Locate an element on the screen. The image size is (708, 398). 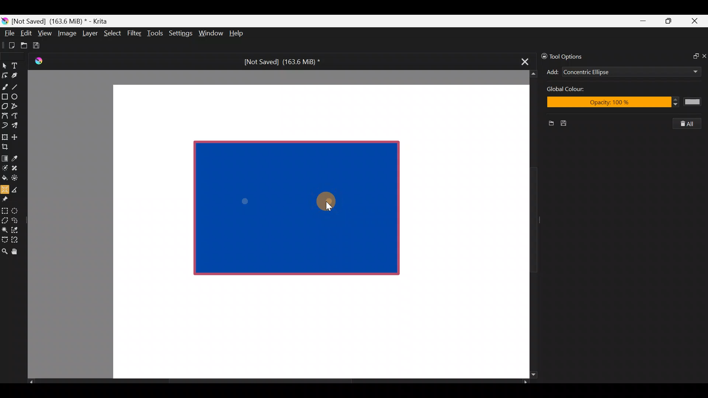
Krita Logo is located at coordinates (37, 61).